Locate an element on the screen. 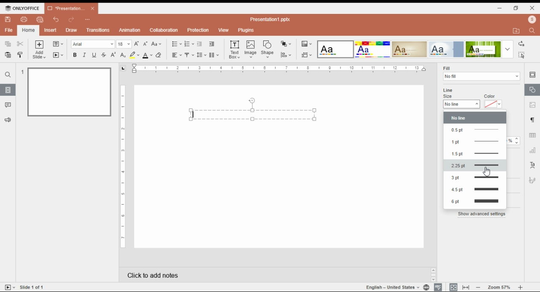  close is located at coordinates (93, 8).